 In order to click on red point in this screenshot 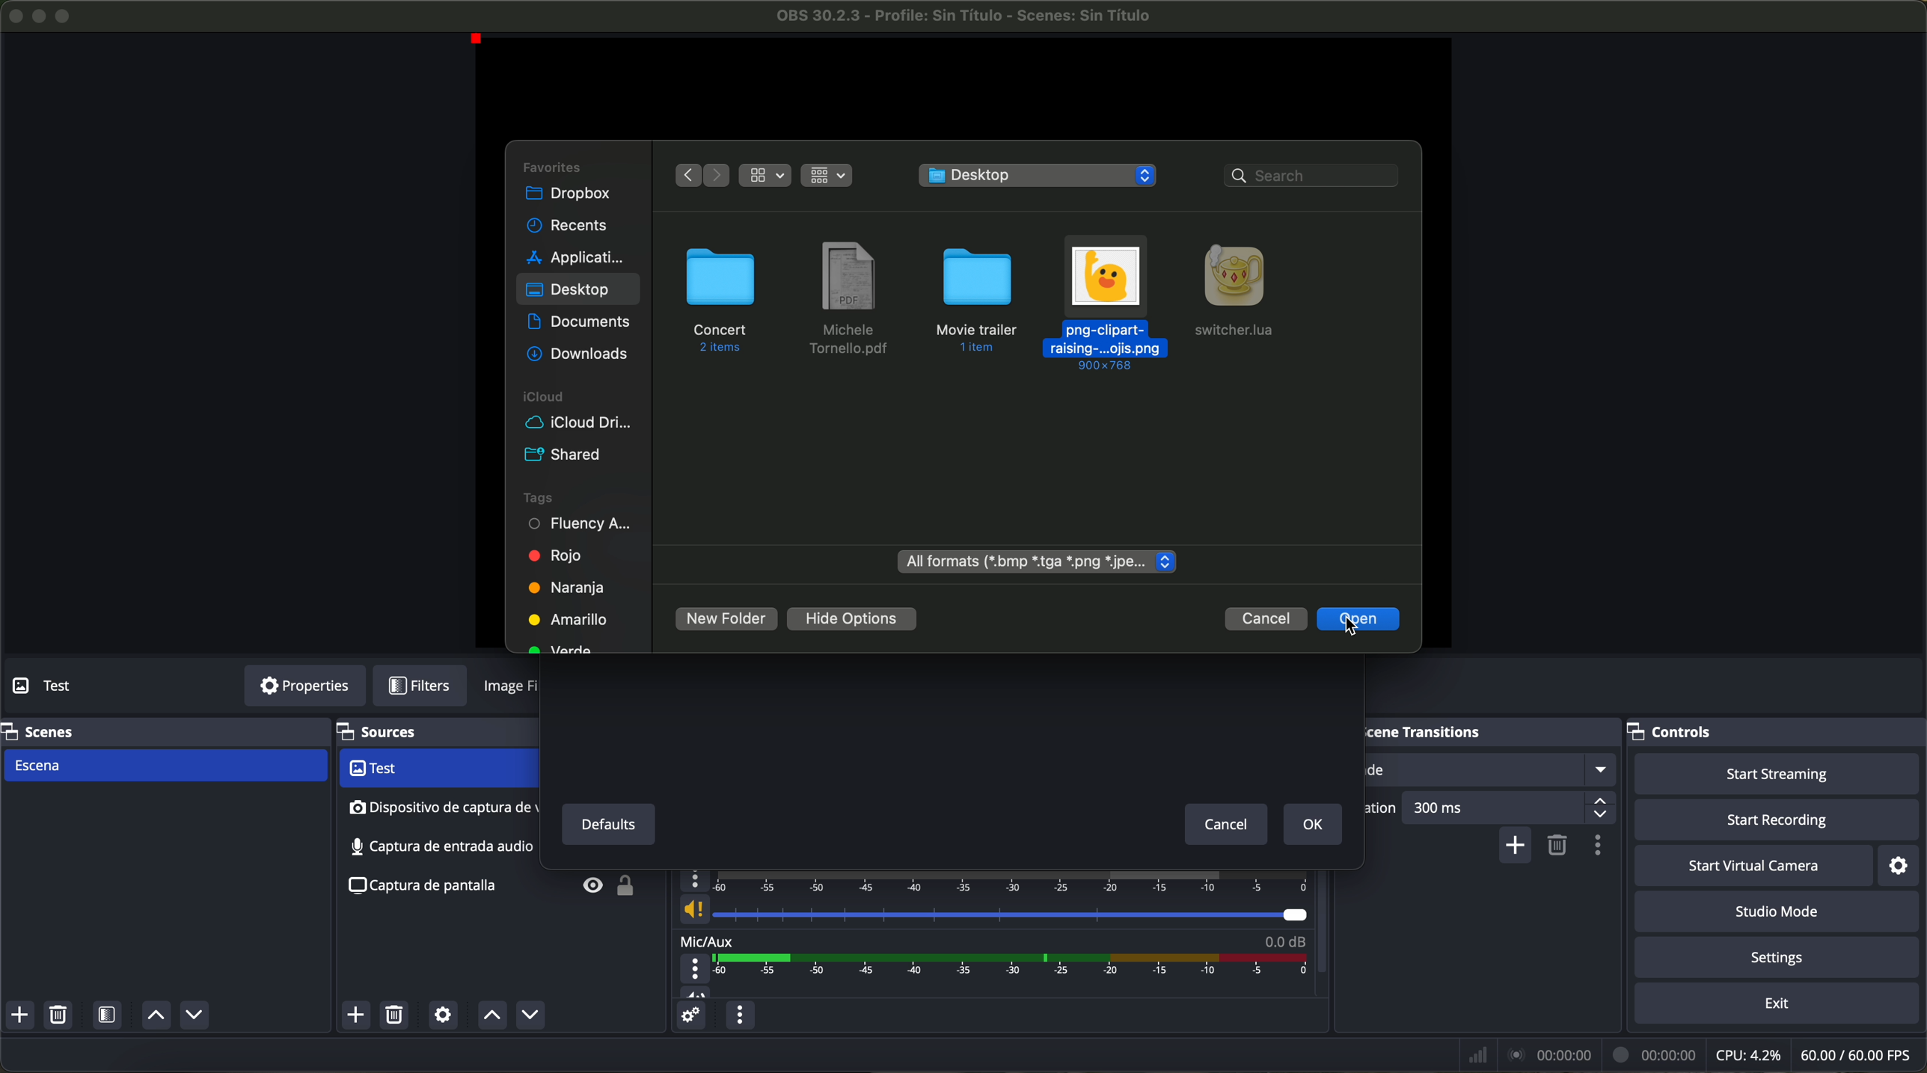, I will do `click(480, 40)`.